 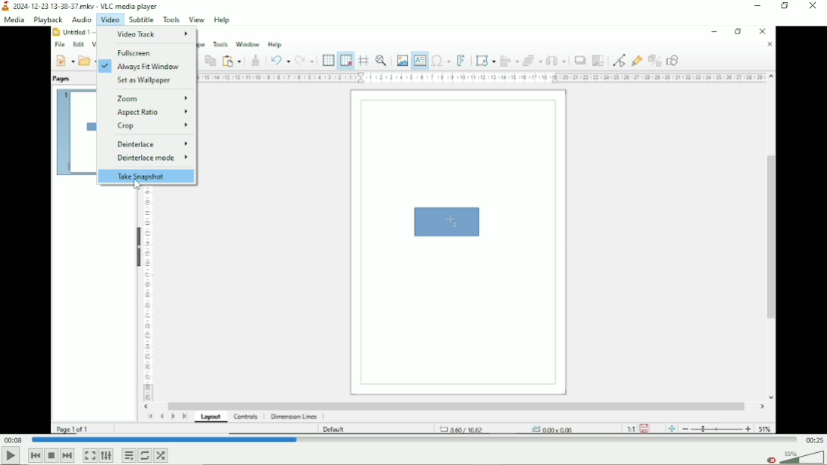 I want to click on Play duration, so click(x=414, y=440).